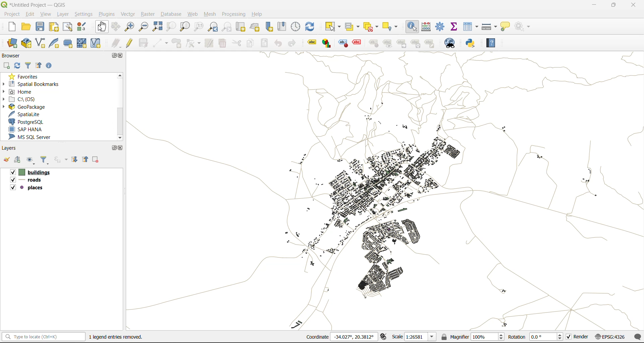  I want to click on toggle edits, so click(130, 42).